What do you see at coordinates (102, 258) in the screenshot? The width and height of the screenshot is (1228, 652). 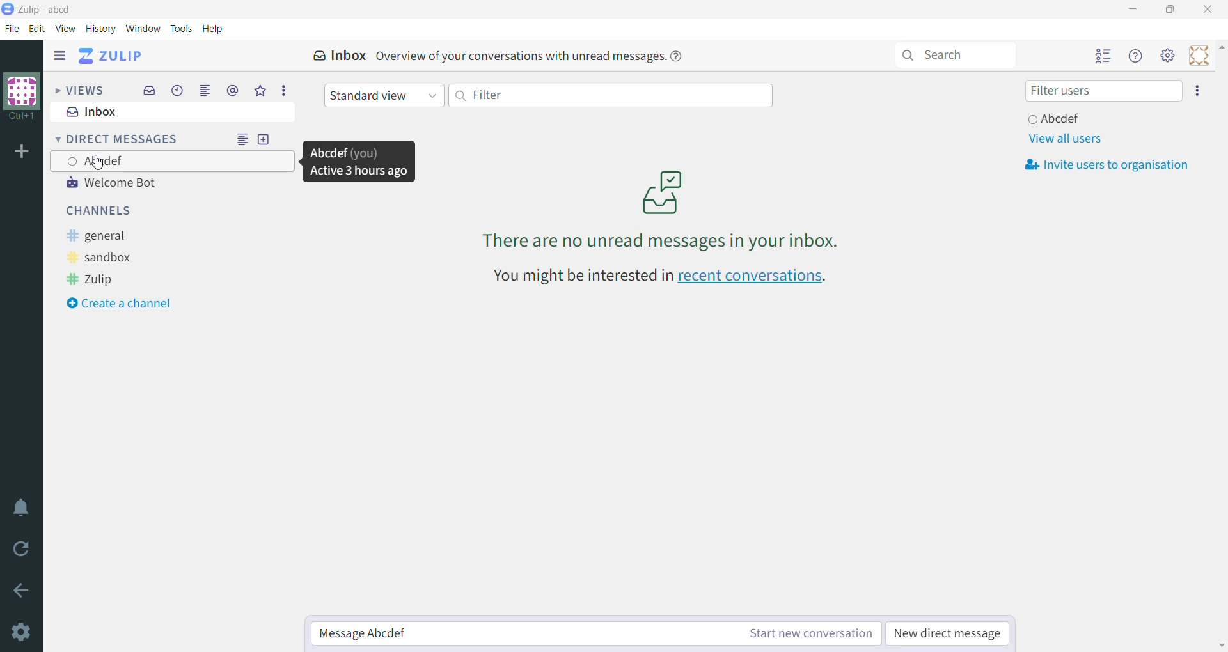 I see `sandbox` at bounding box center [102, 258].